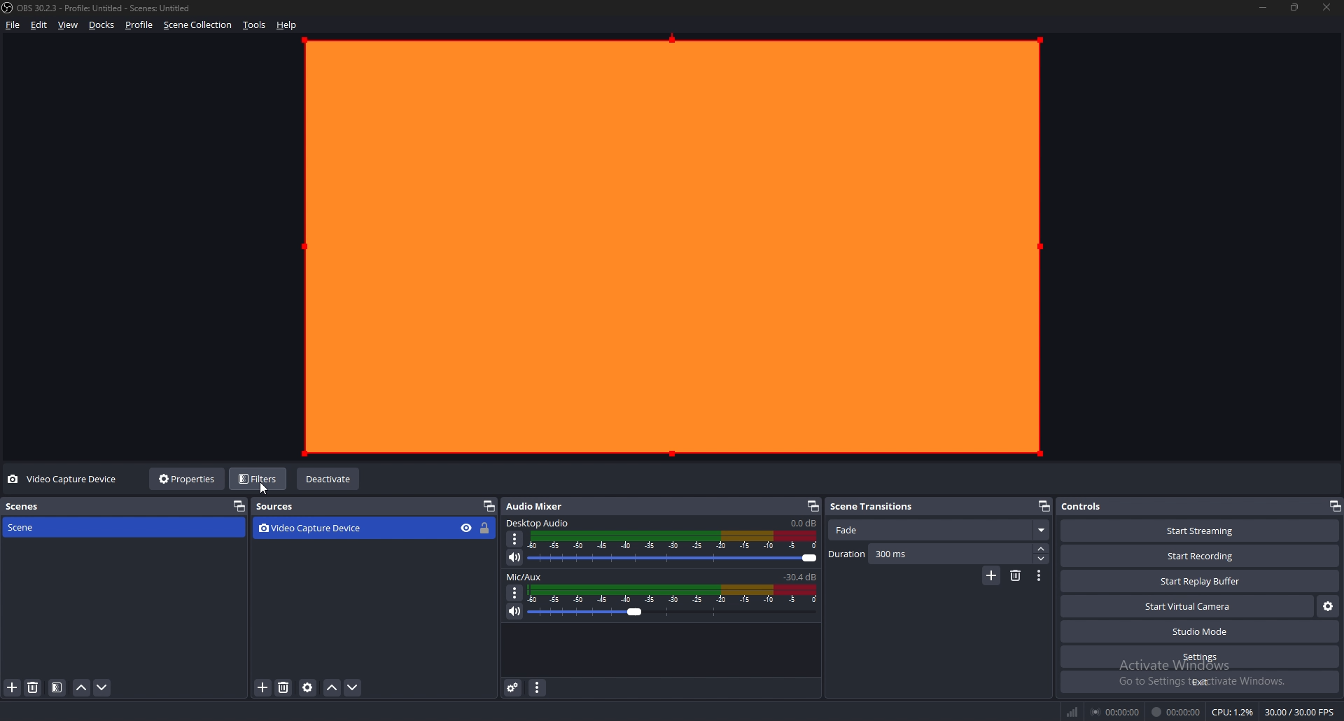  I want to click on view, so click(69, 25).